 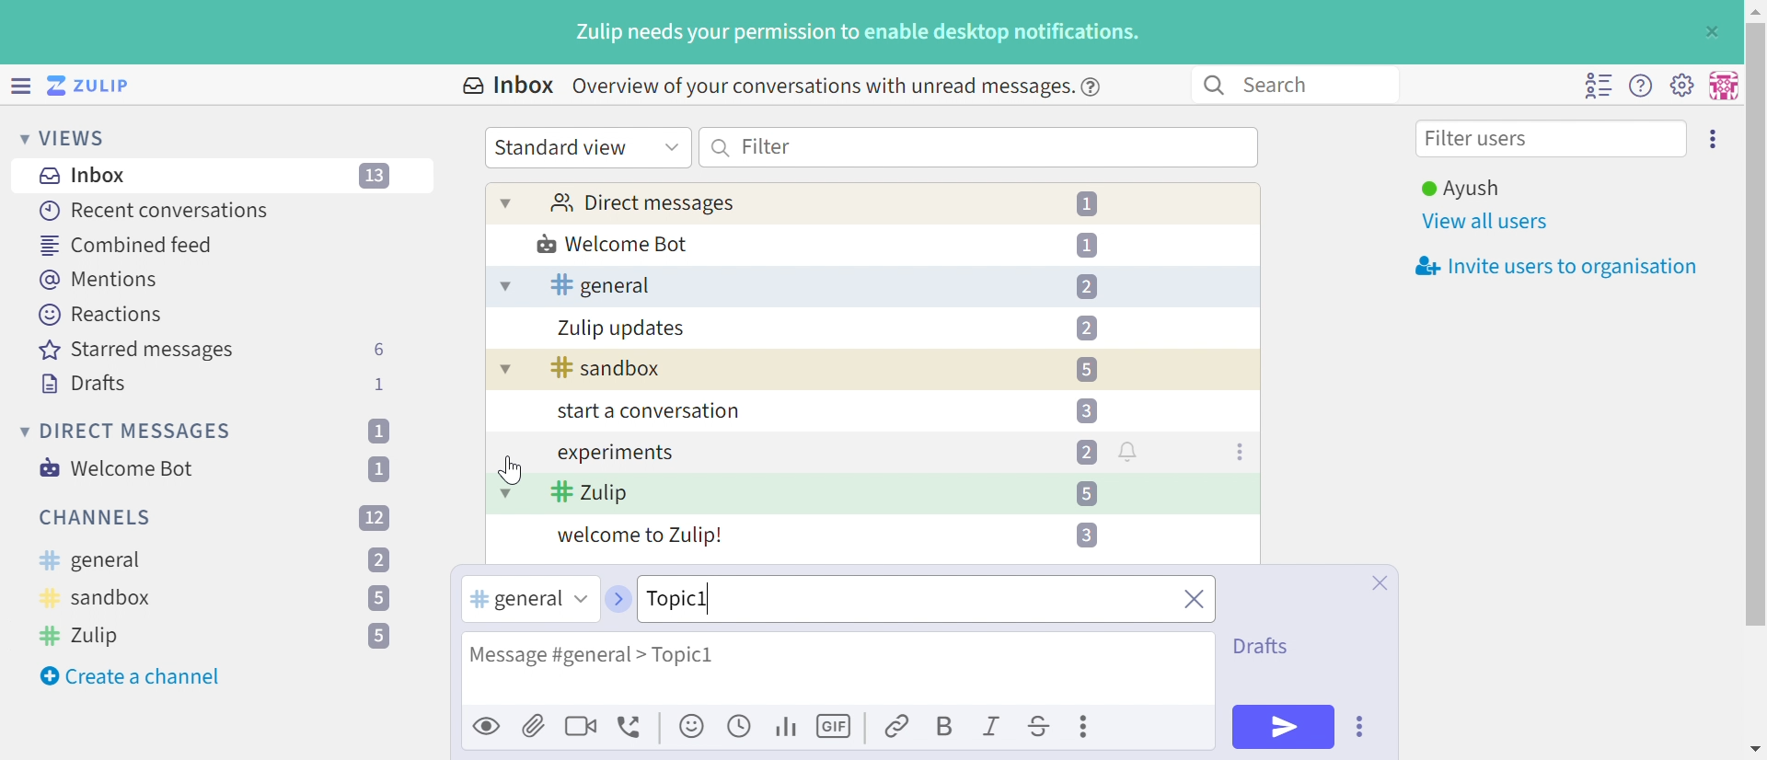 I want to click on Recent conversations, so click(x=156, y=210).